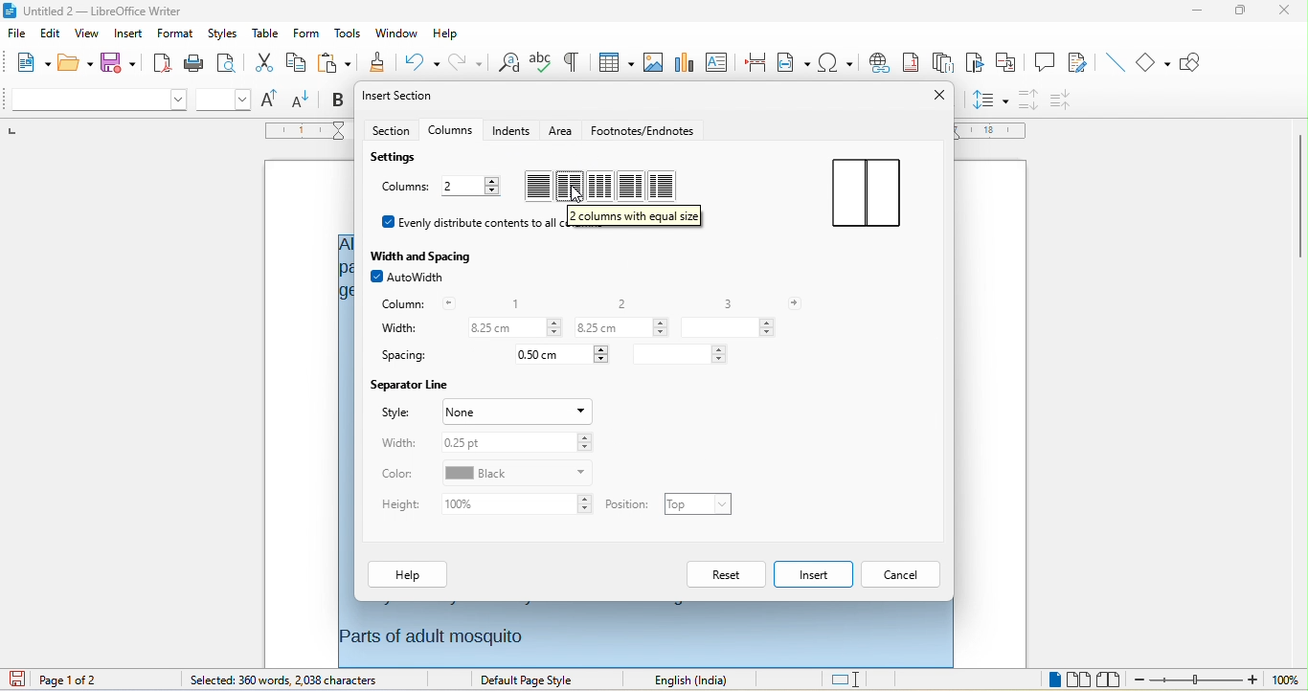 This screenshot has width=1308, height=691. What do you see at coordinates (399, 327) in the screenshot?
I see `width` at bounding box center [399, 327].